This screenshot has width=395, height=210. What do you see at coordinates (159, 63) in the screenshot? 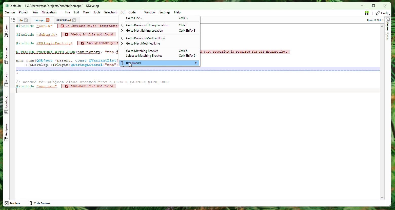
I see `Bookmarks` at bounding box center [159, 63].